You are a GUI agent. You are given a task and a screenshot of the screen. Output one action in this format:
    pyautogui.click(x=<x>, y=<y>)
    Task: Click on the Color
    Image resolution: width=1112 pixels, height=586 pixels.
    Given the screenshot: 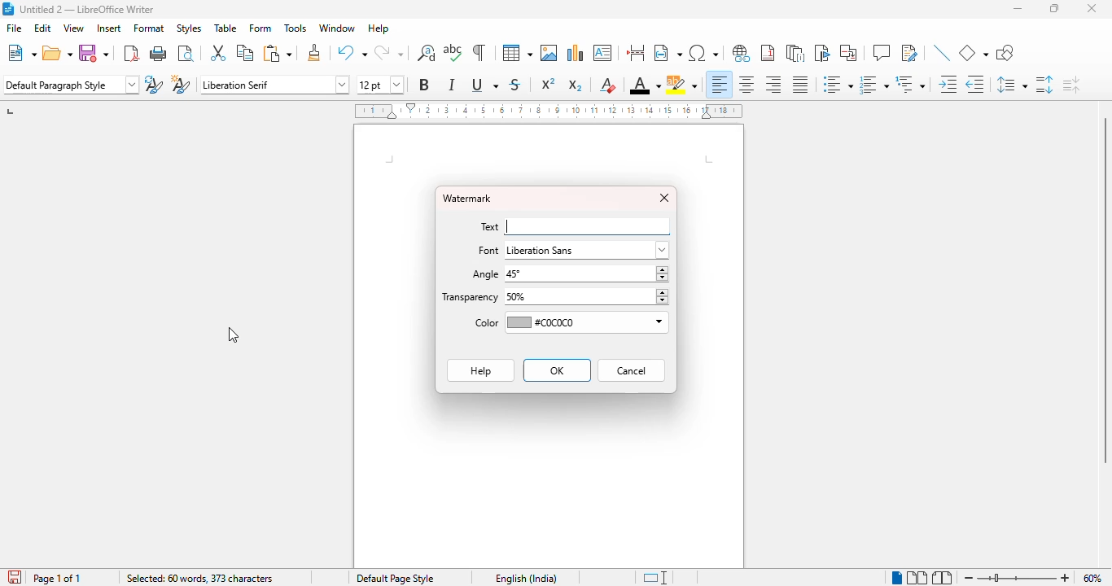 What is the action you would take?
    pyautogui.click(x=480, y=324)
    